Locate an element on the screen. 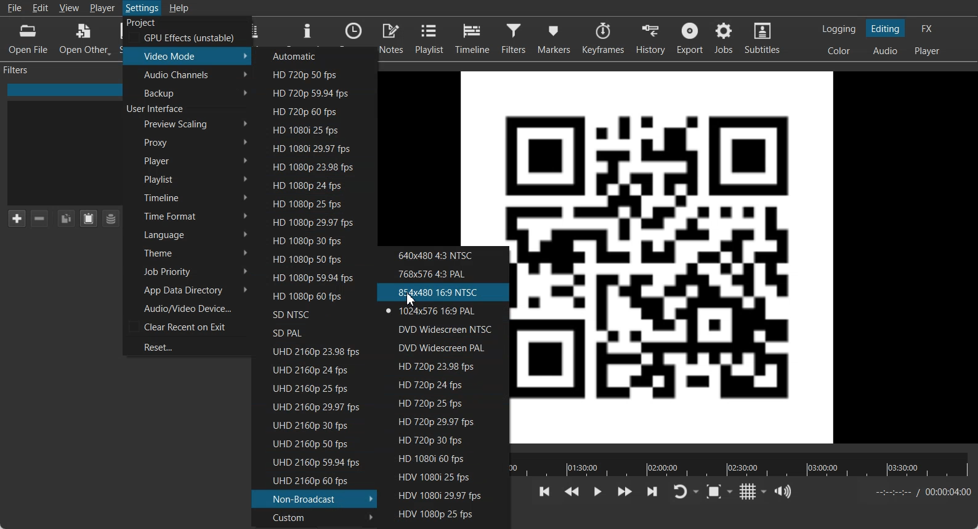  Copy Filter is located at coordinates (65, 218).